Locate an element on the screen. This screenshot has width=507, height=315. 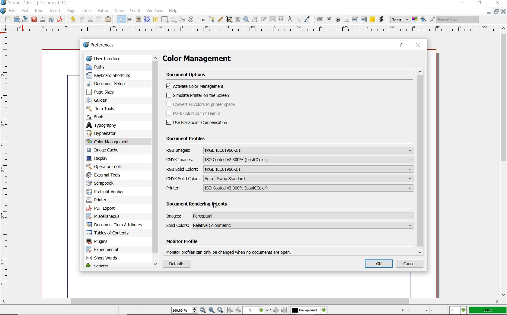
file is located at coordinates (13, 10).